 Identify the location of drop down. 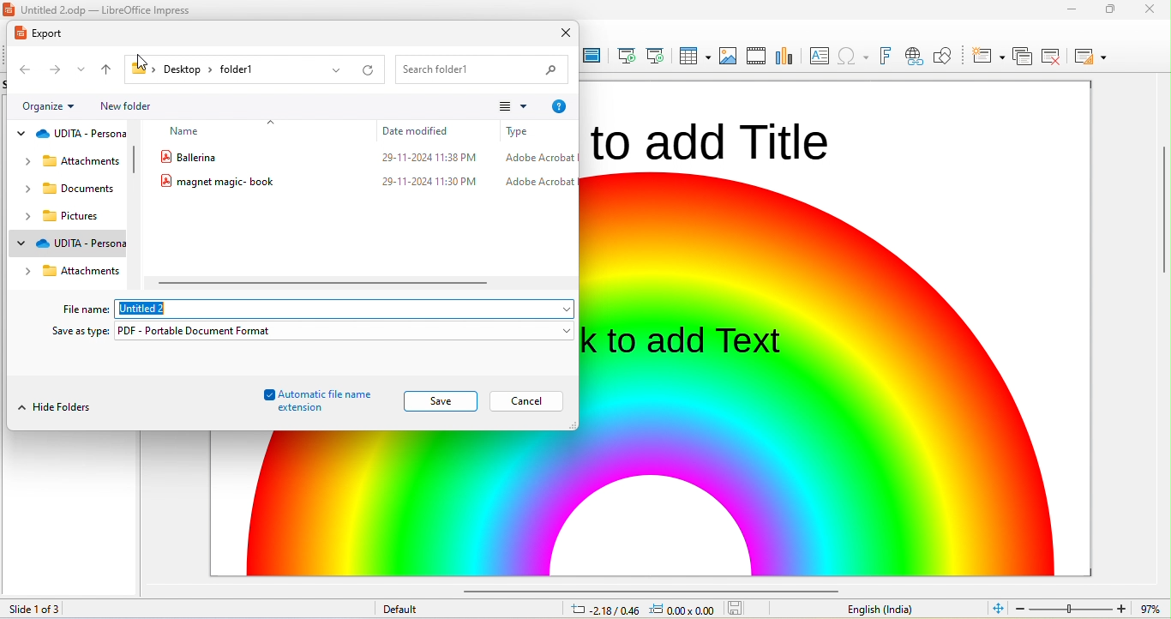
(274, 120).